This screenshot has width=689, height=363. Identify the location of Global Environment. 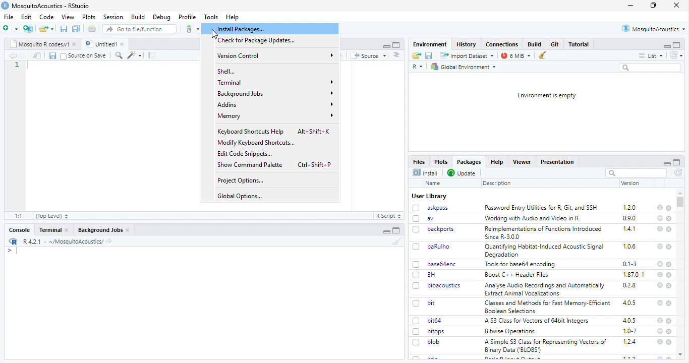
(463, 67).